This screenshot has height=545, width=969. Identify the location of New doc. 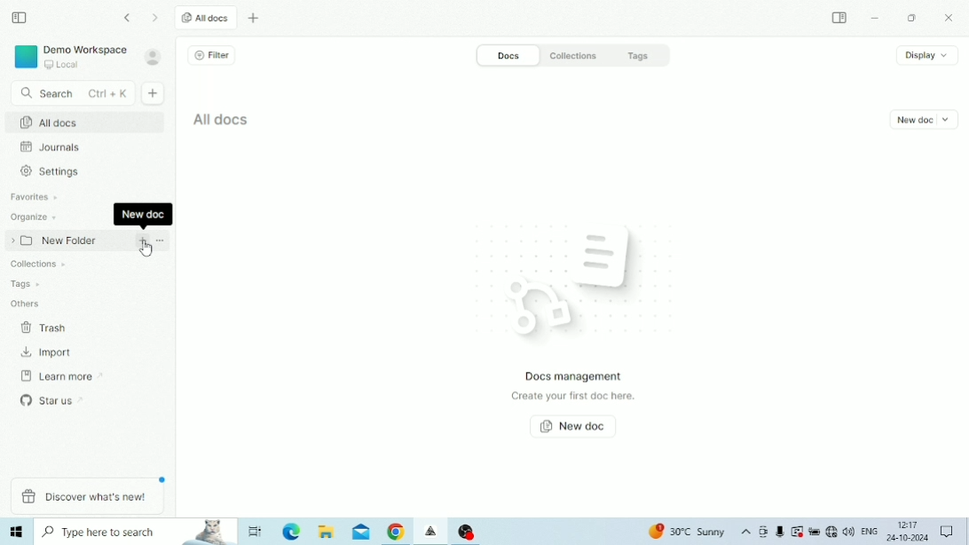
(144, 241).